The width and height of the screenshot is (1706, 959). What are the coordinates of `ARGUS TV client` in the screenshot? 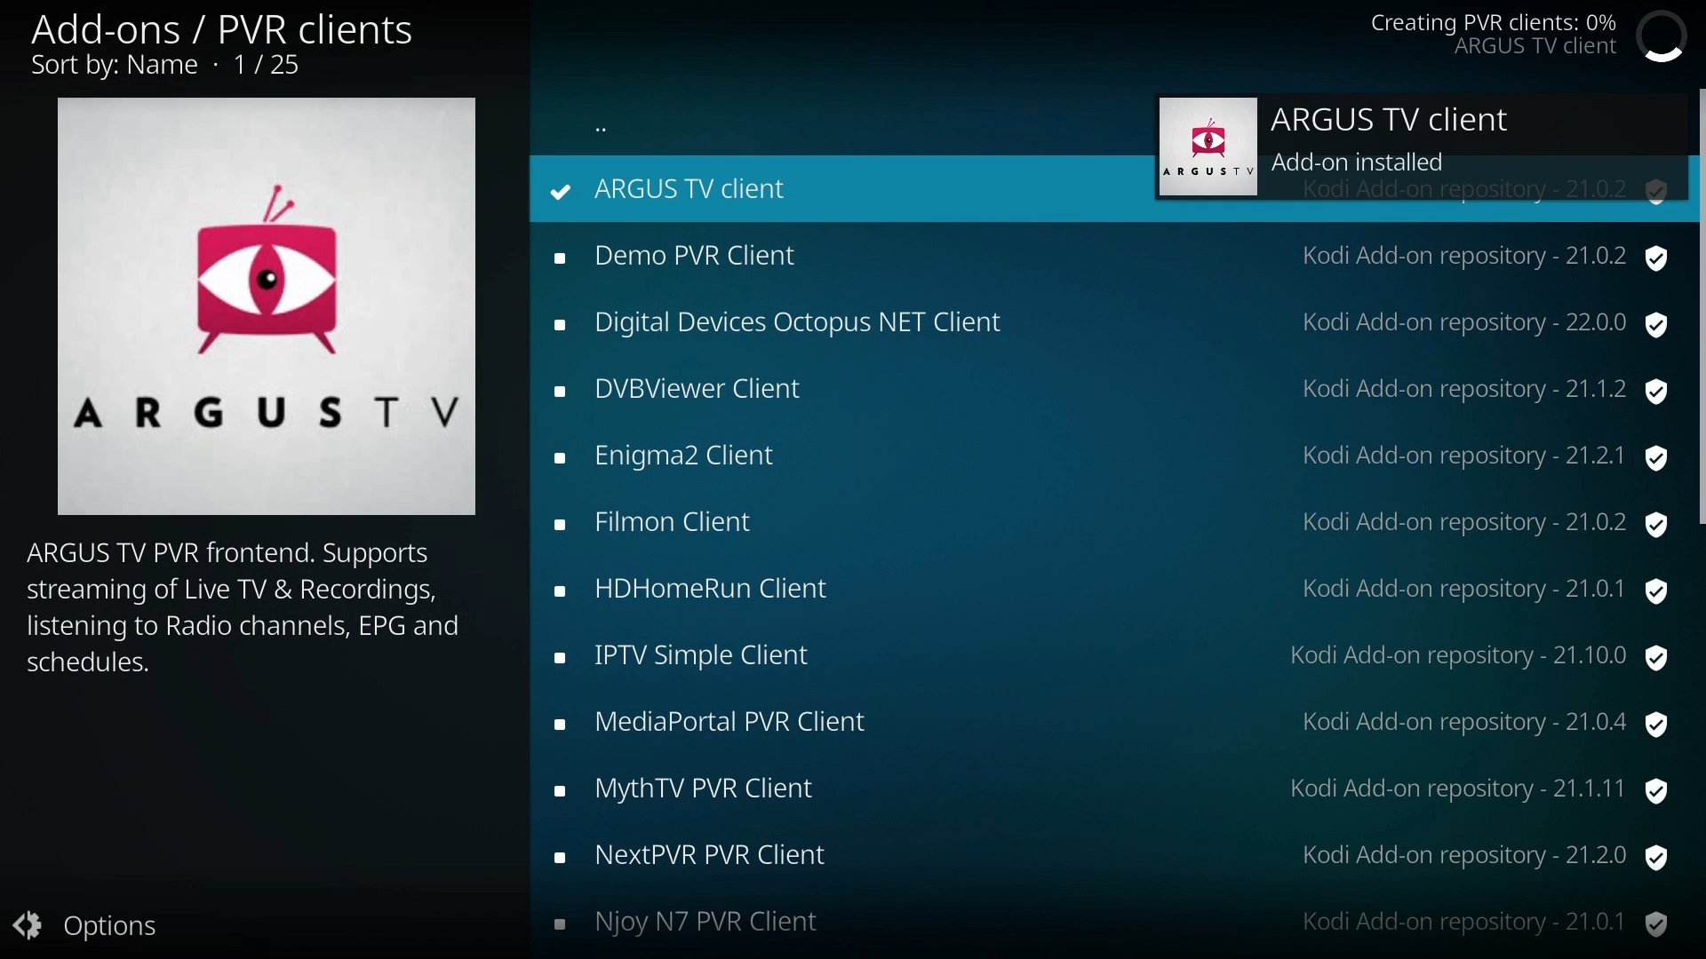 It's located at (729, 185).